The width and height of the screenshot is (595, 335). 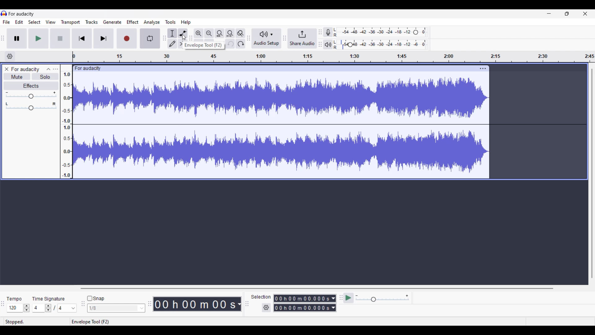 I want to click on Fit selection to width, so click(x=220, y=33).